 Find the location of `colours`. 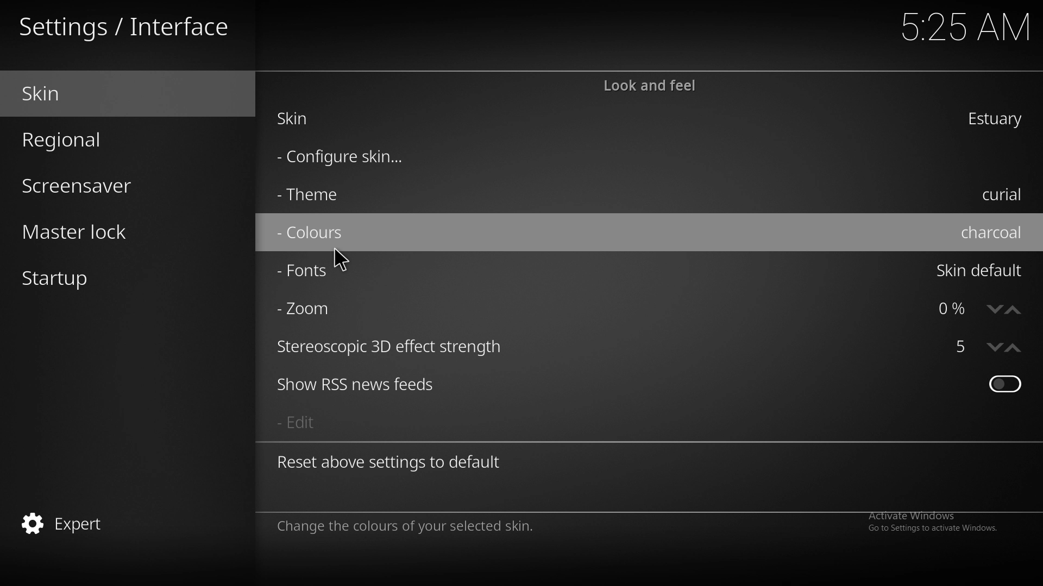

colours is located at coordinates (365, 231).